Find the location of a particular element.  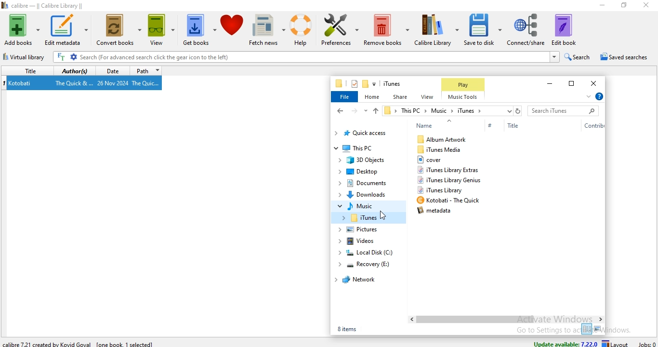

small icon view is located at coordinates (586, 329).